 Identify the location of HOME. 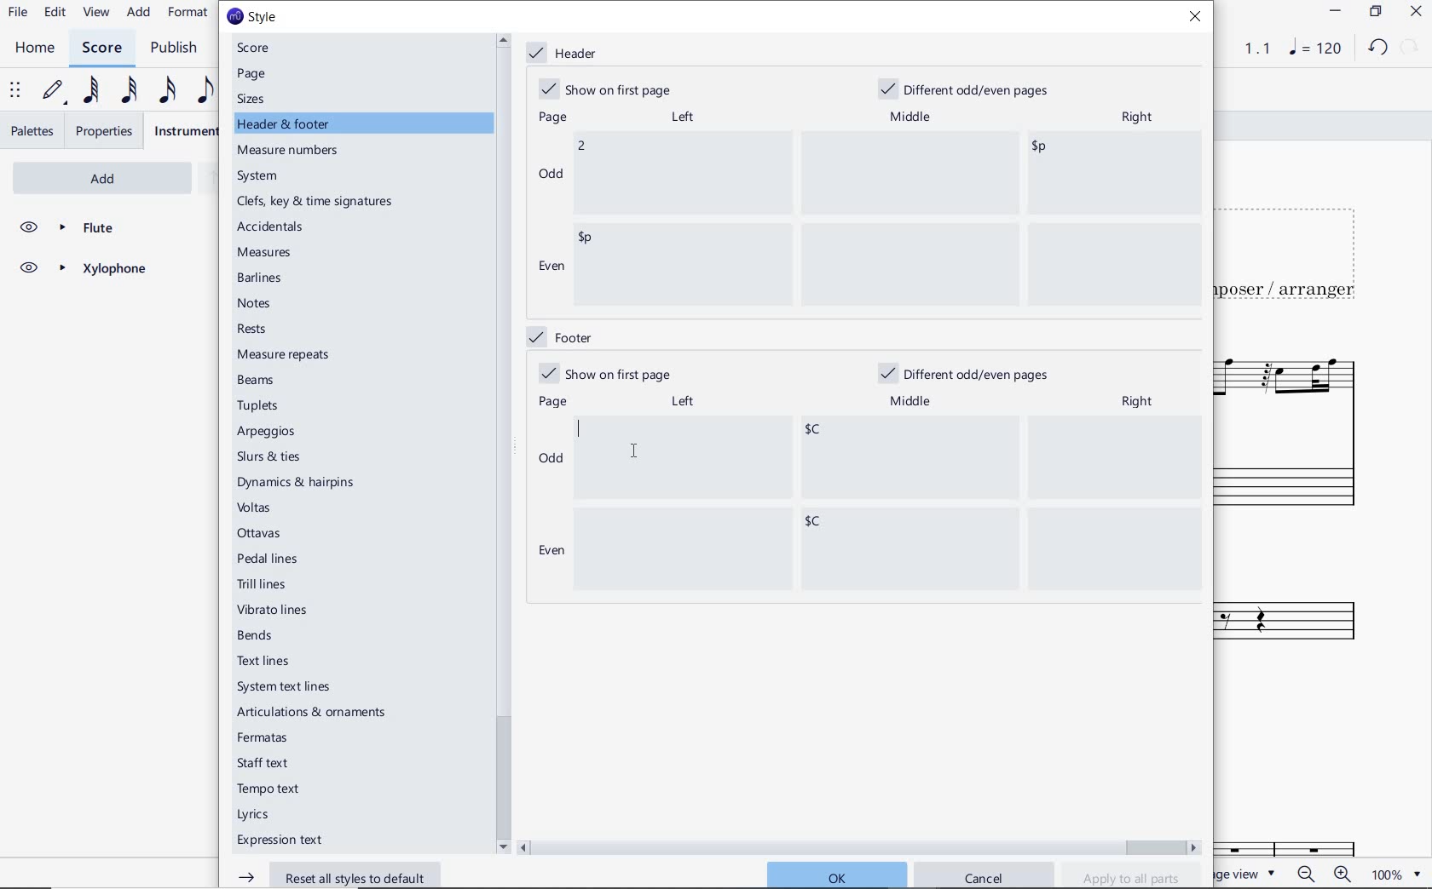
(35, 49).